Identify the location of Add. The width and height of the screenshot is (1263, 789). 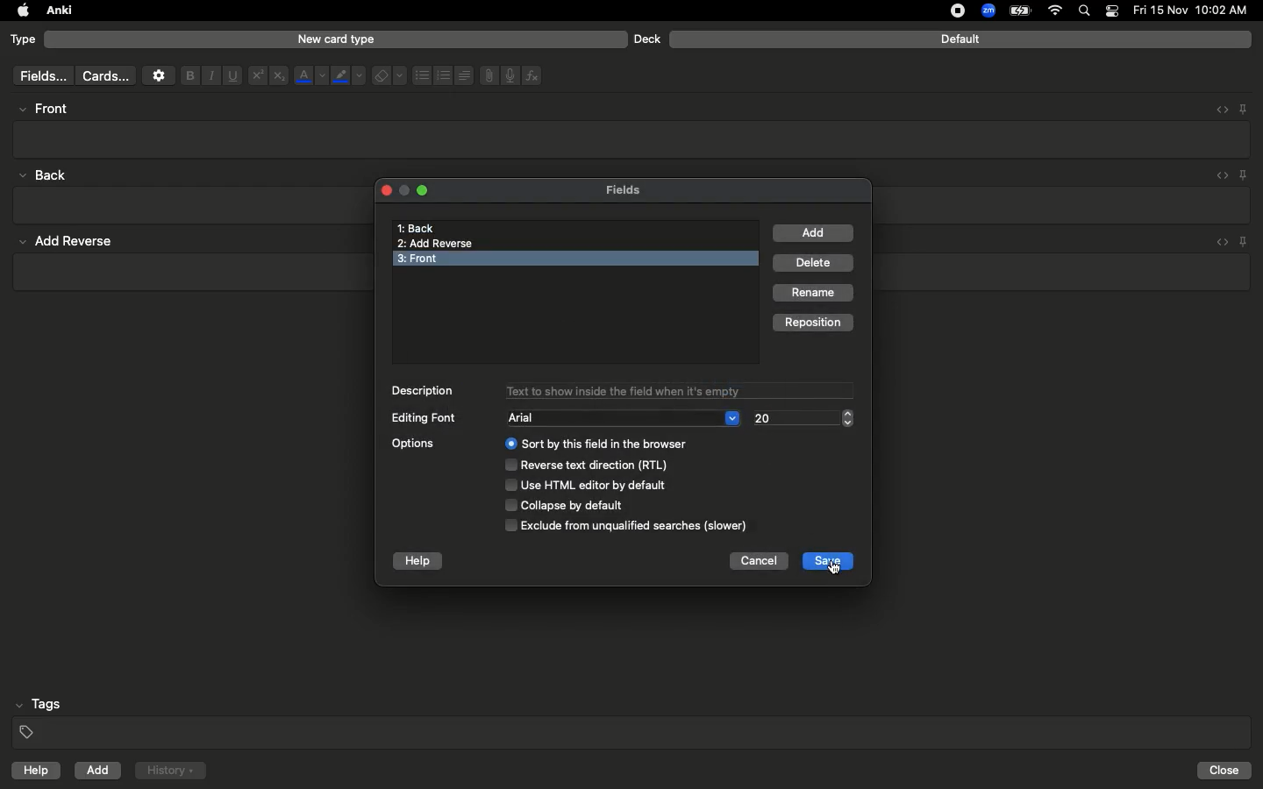
(814, 233).